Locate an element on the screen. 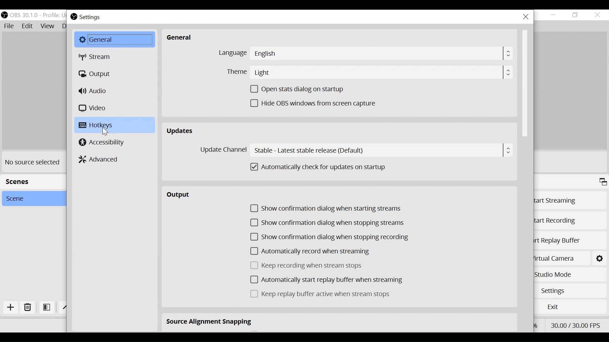 This screenshot has width=609, height=342. (un)Check Automatically start replay buffer wen streaming is located at coordinates (326, 280).